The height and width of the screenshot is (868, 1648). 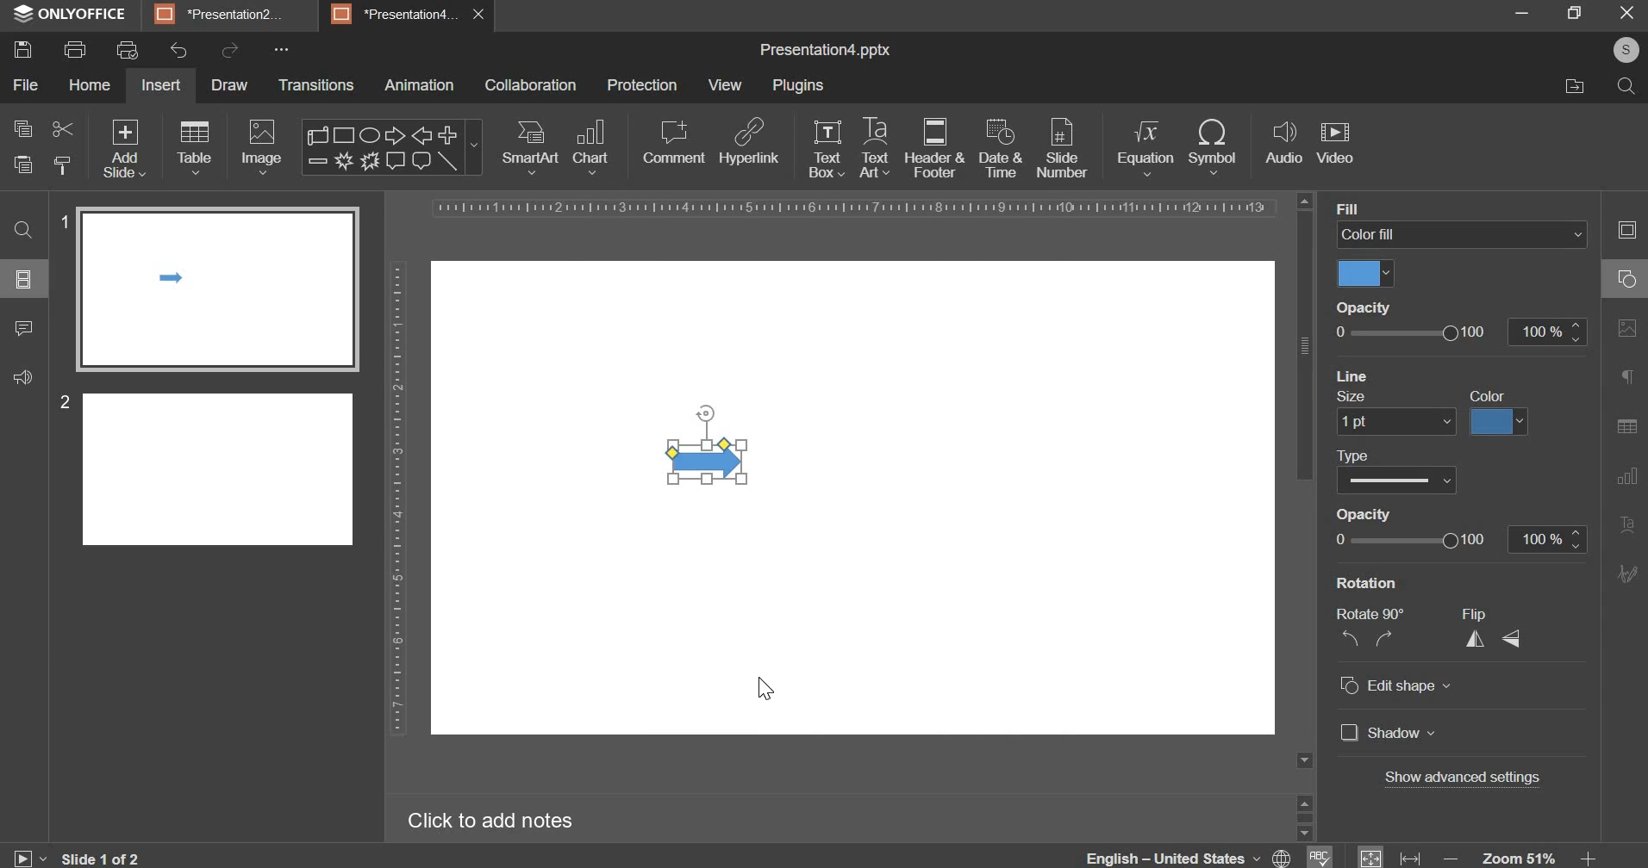 I want to click on move, so click(x=1570, y=88).